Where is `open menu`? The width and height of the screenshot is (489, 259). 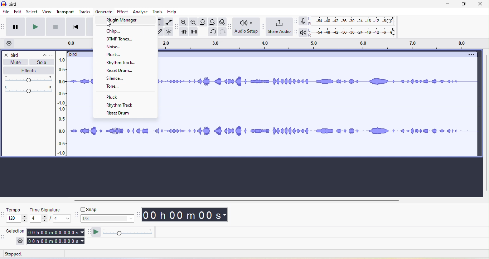
open menu is located at coordinates (52, 55).